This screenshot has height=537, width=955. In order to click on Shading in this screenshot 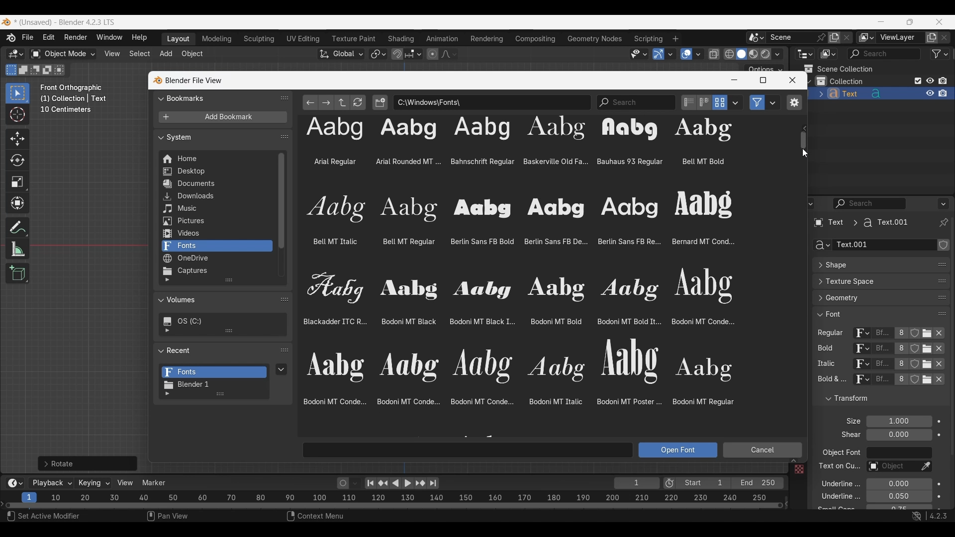, I will do `click(777, 54)`.